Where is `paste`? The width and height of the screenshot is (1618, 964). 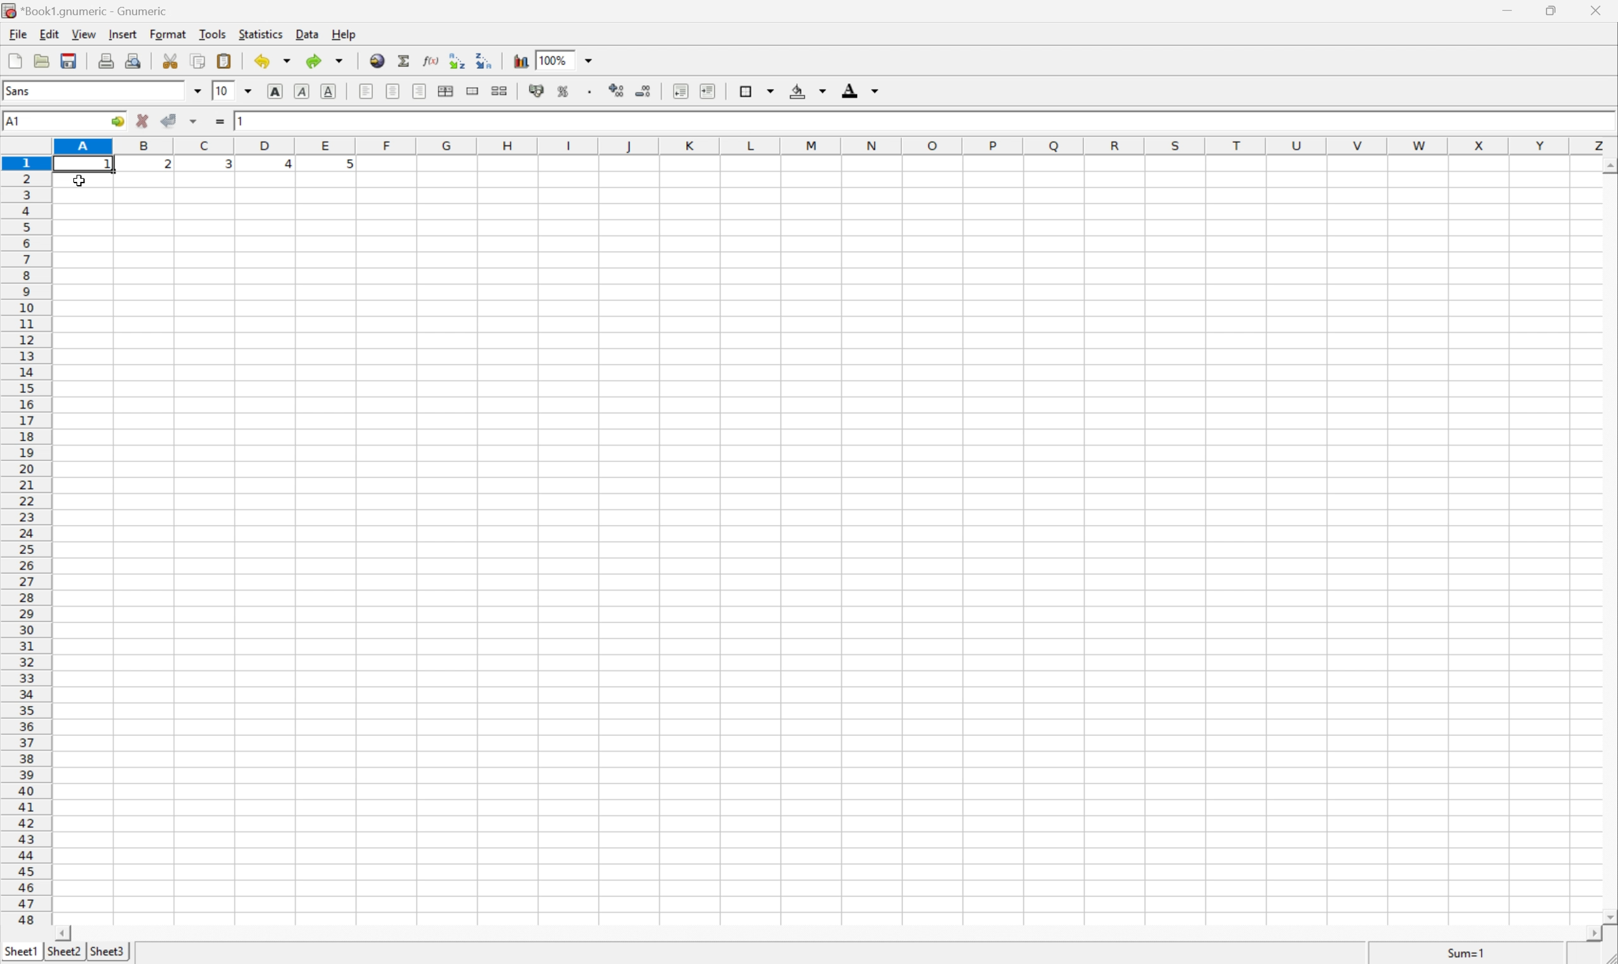
paste is located at coordinates (224, 59).